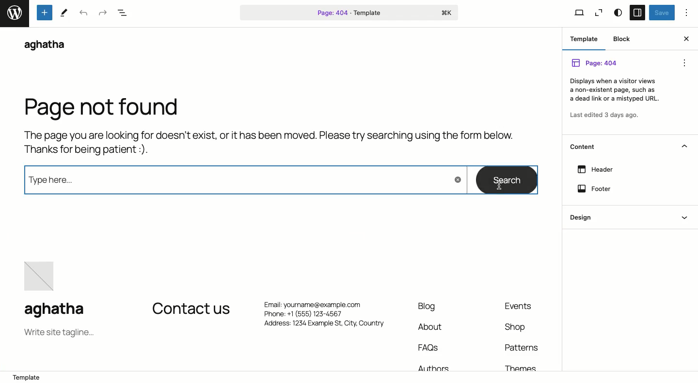  I want to click on Email: yourname@example.com, so click(319, 303).